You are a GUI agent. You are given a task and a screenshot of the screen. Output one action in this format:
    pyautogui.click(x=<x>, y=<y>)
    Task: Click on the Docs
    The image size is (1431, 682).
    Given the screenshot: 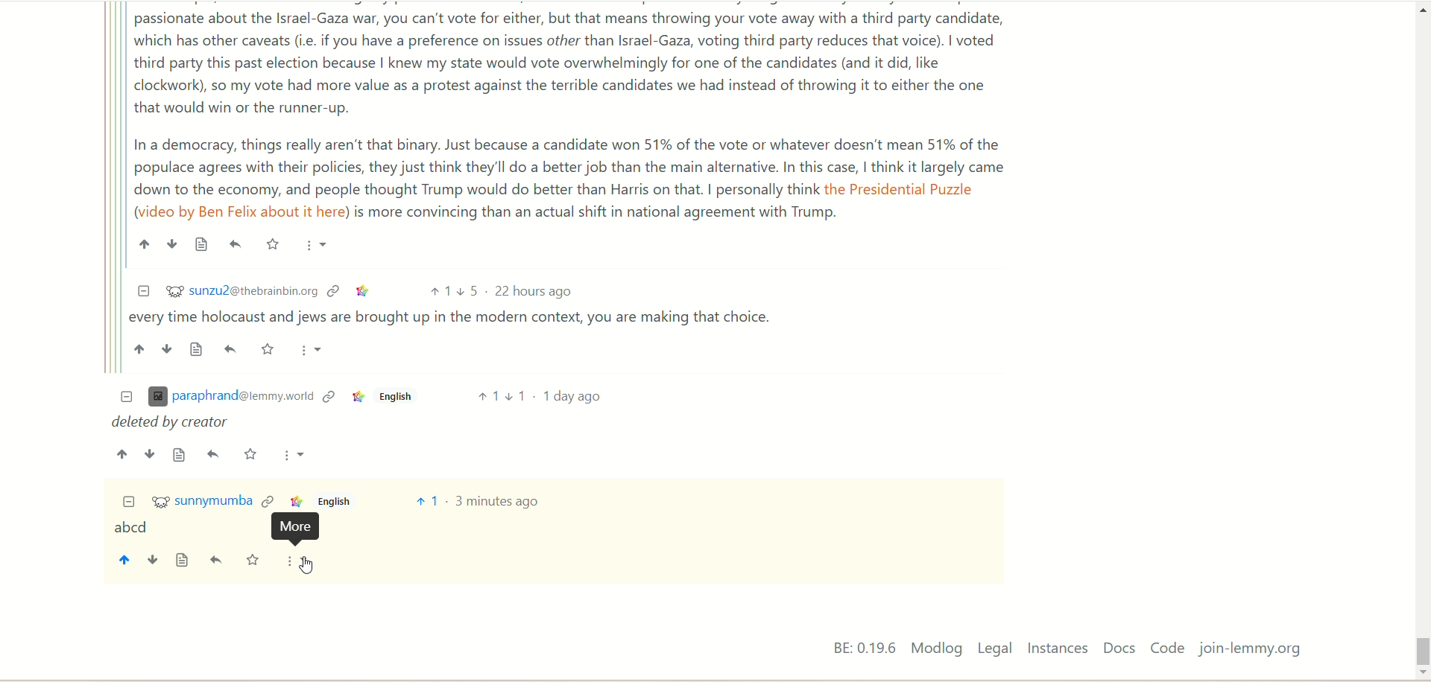 What is the action you would take?
    pyautogui.click(x=1121, y=648)
    